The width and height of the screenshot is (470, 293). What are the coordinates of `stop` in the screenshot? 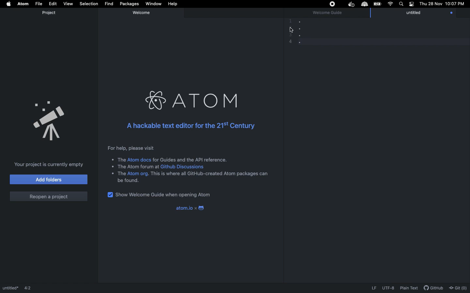 It's located at (332, 4).